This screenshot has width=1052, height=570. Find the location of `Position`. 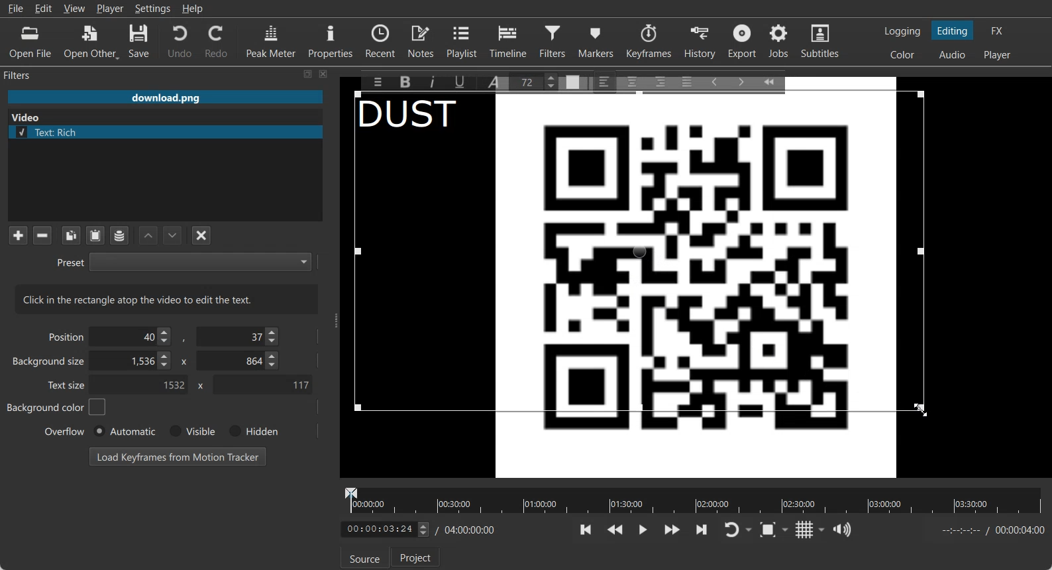

Position is located at coordinates (64, 336).